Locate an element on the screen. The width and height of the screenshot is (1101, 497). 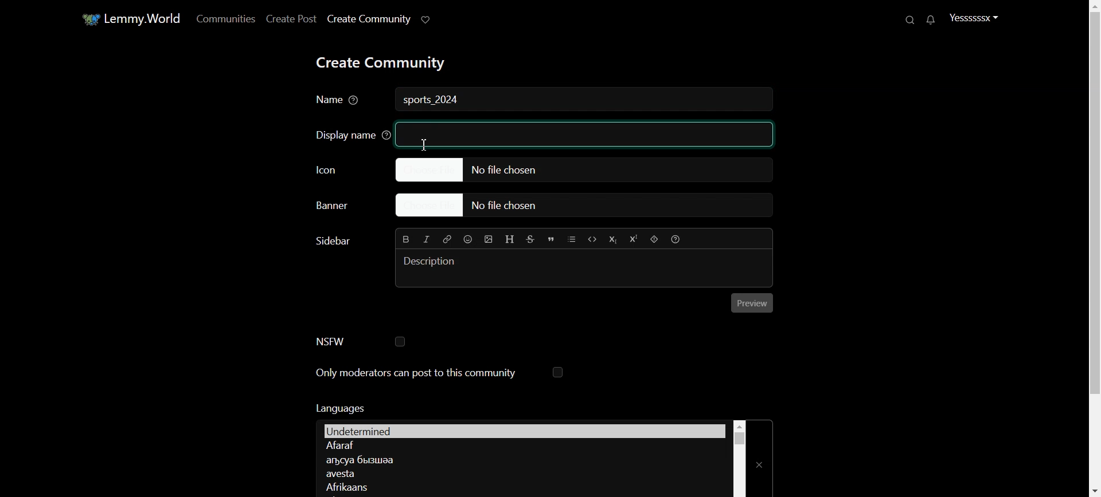
Vertical scroll bar is located at coordinates (739, 458).